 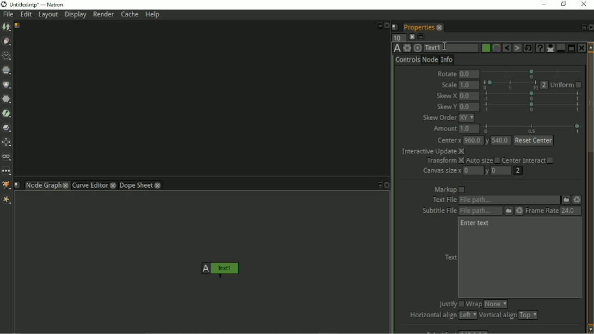 What do you see at coordinates (444, 161) in the screenshot?
I see `Transform` at bounding box center [444, 161].